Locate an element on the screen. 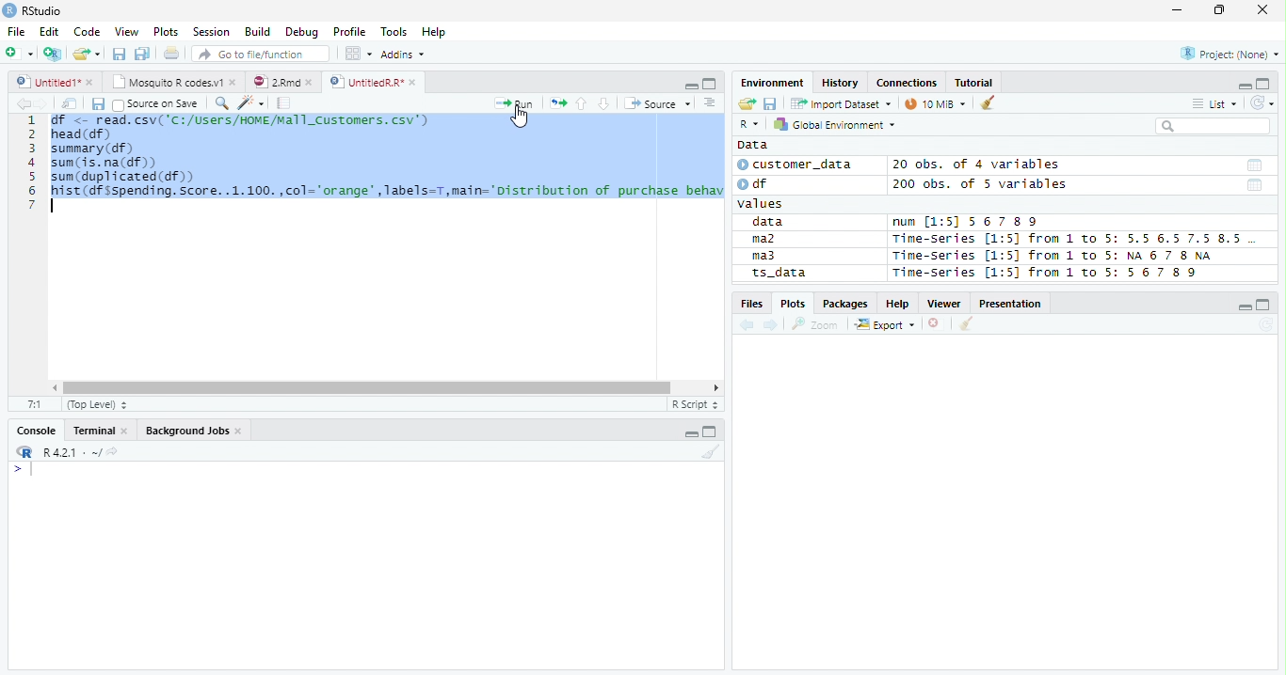 The width and height of the screenshot is (1286, 675). Presentation is located at coordinates (1013, 304).